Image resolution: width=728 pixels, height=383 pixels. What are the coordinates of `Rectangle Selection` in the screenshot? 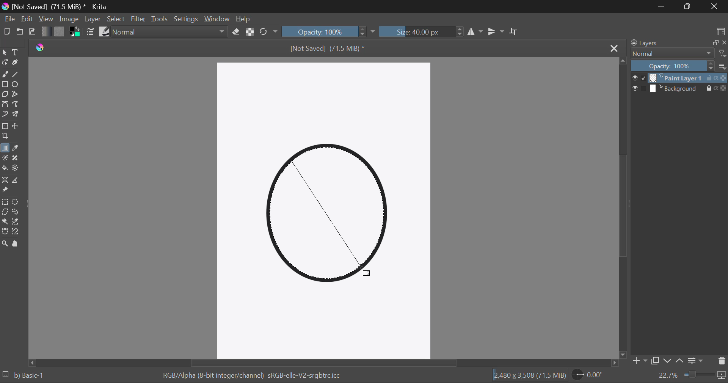 It's located at (6, 201).